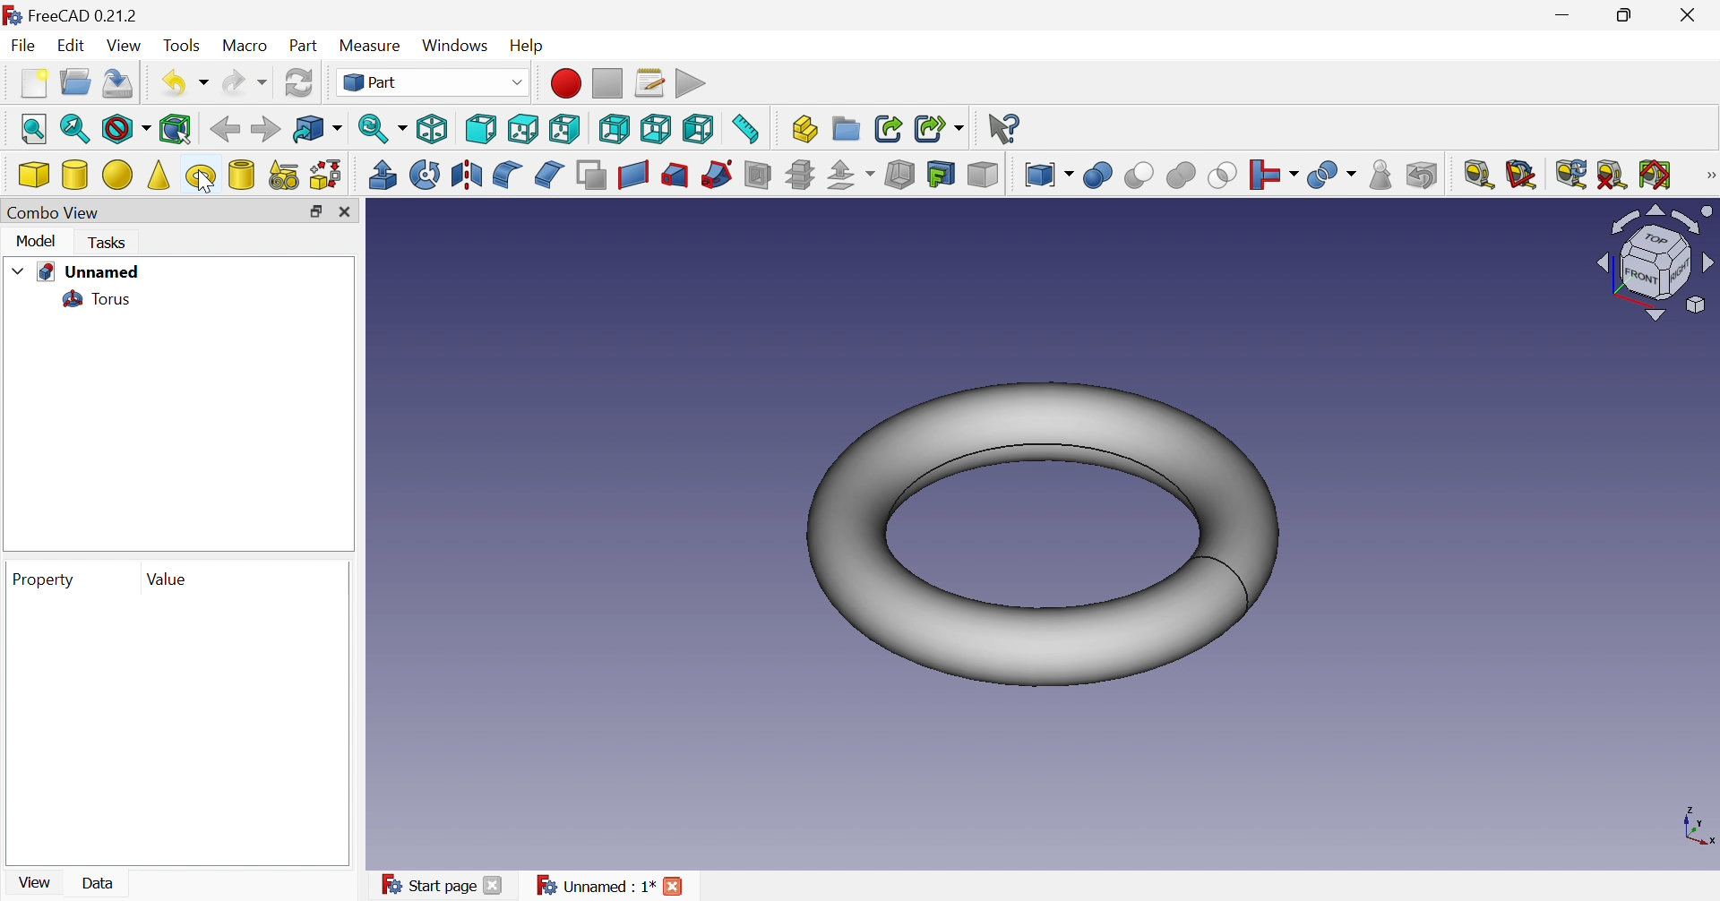  I want to click on Fit all, so click(35, 129).